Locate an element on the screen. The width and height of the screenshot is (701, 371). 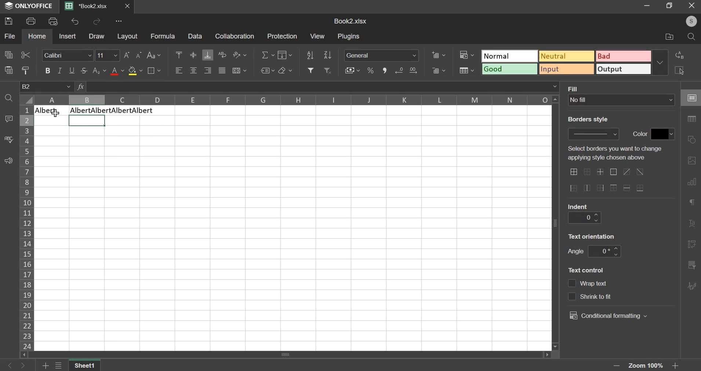
vertical scroll bar is located at coordinates (557, 223).